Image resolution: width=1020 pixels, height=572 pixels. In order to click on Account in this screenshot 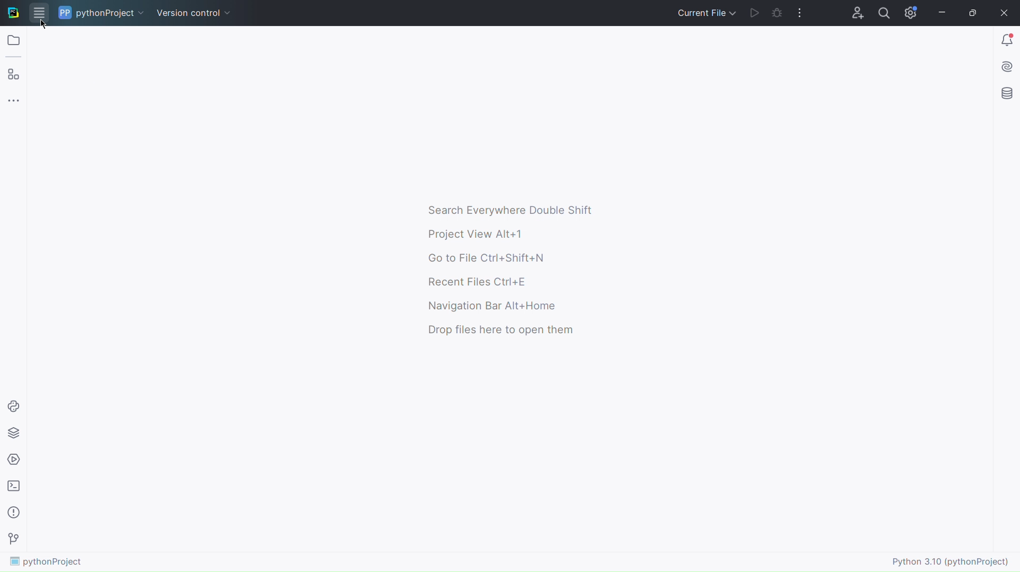, I will do `click(854, 12)`.